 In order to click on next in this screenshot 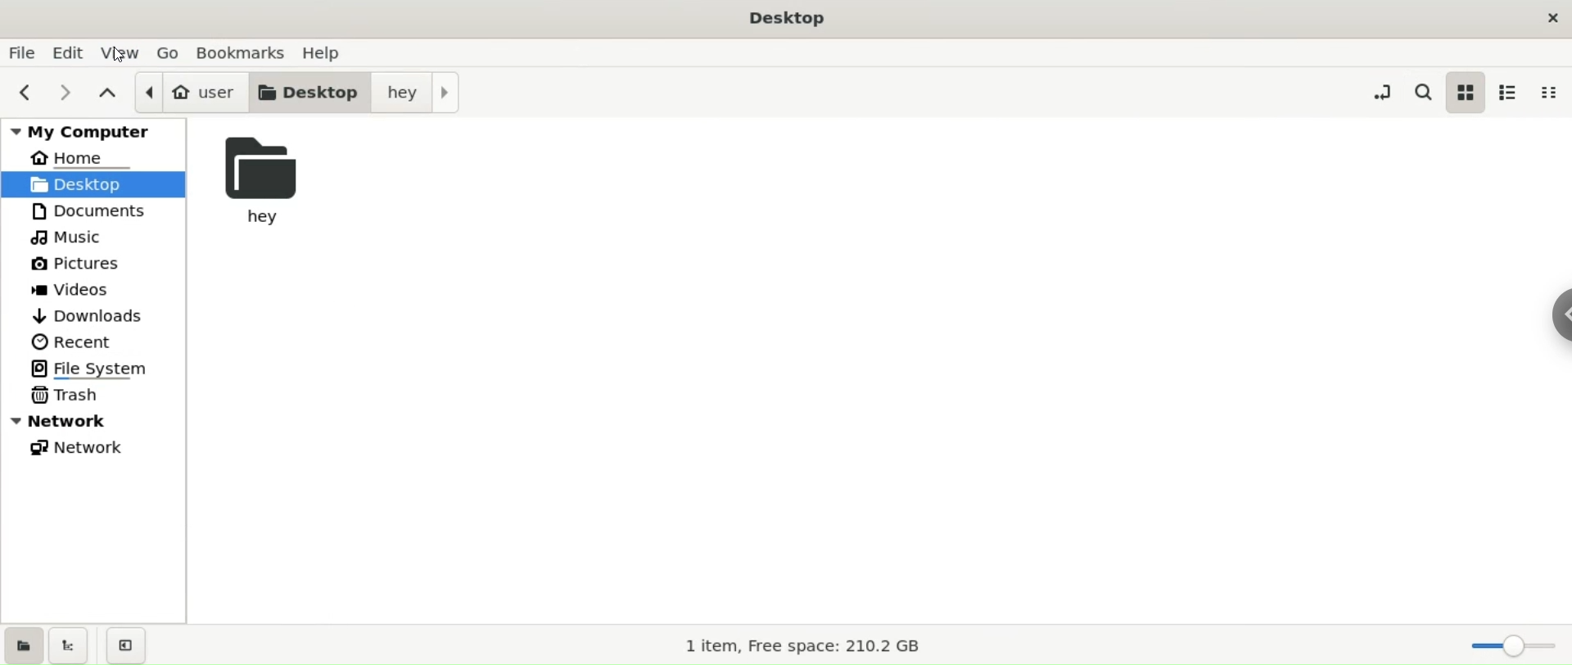, I will do `click(65, 91)`.